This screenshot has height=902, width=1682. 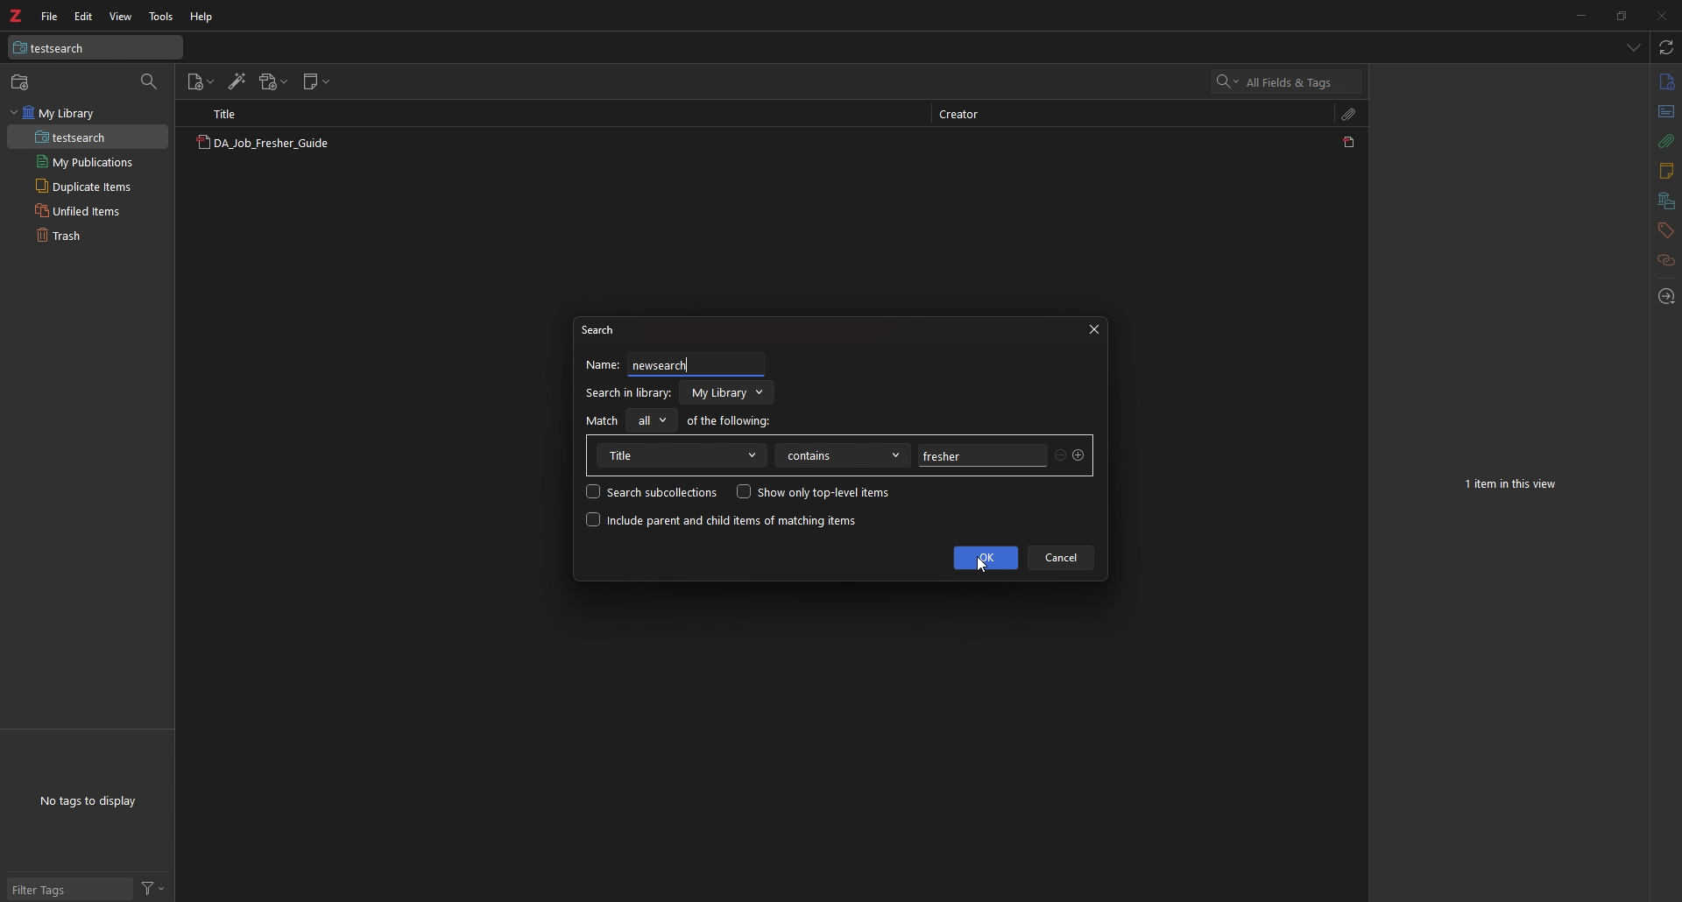 What do you see at coordinates (1580, 14) in the screenshot?
I see `minimize` at bounding box center [1580, 14].